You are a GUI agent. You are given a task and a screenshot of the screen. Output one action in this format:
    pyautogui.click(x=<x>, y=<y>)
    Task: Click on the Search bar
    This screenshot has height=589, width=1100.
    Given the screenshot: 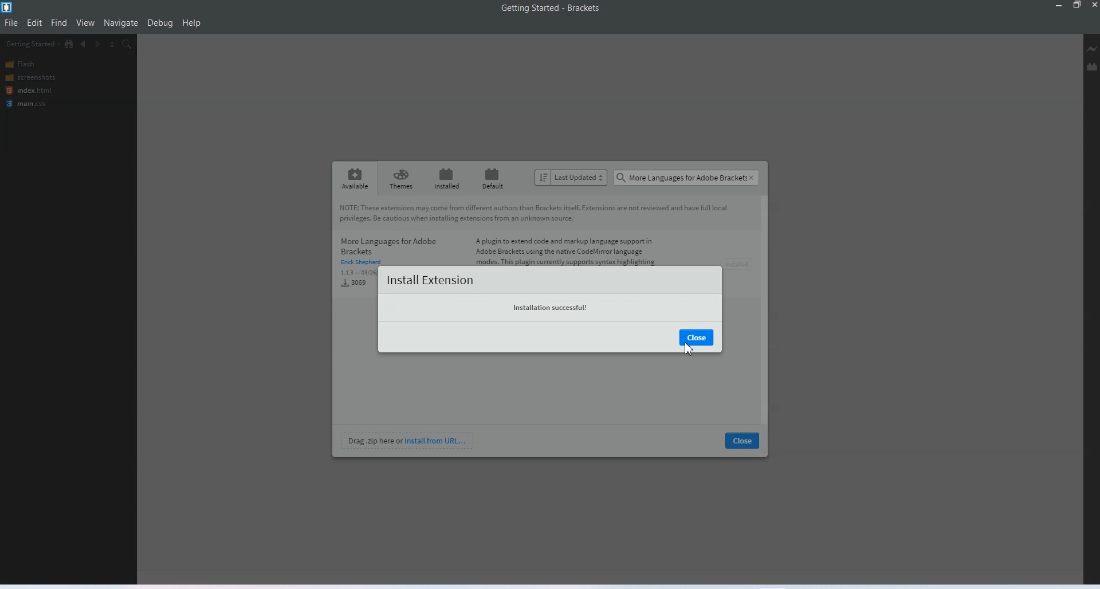 What is the action you would take?
    pyautogui.click(x=686, y=178)
    